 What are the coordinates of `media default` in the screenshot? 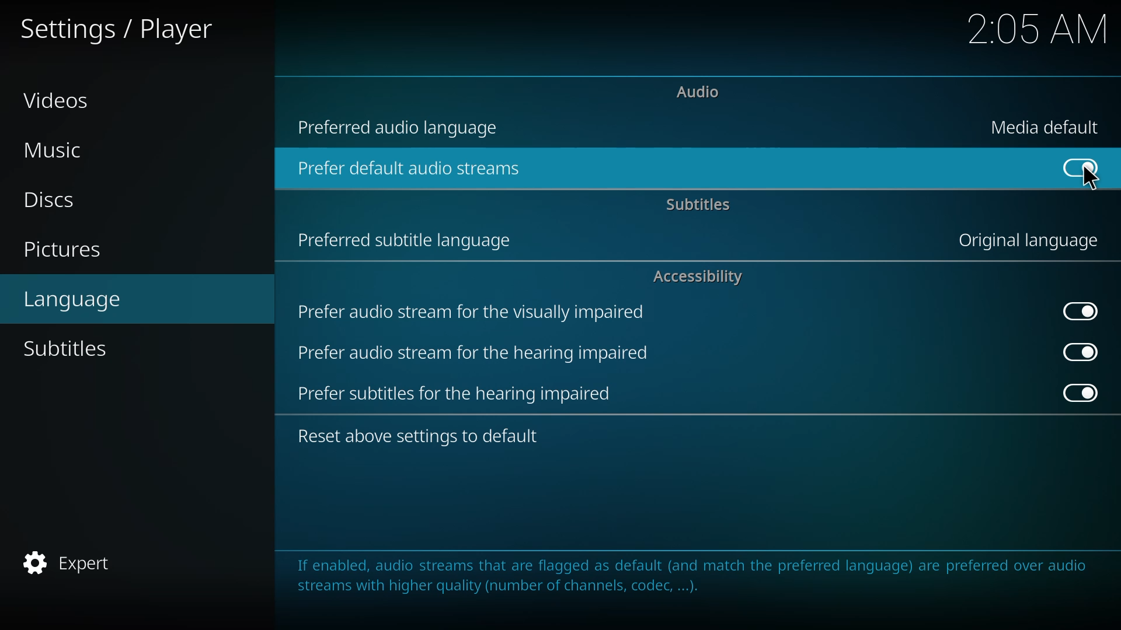 It's located at (1047, 127).